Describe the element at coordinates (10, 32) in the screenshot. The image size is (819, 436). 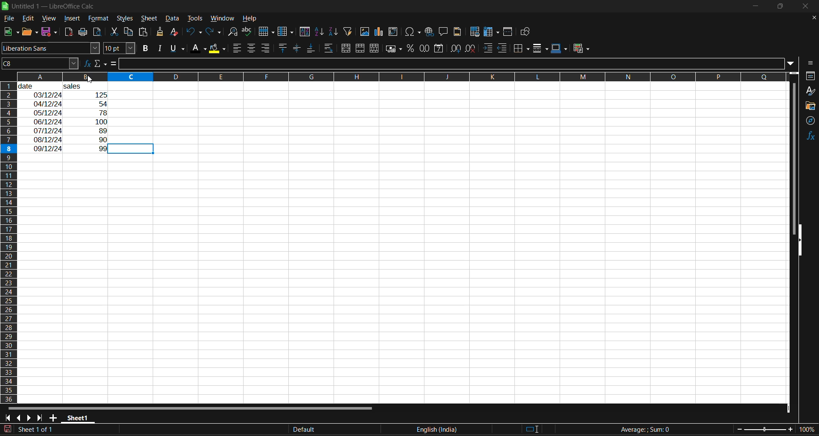
I see `new` at that location.